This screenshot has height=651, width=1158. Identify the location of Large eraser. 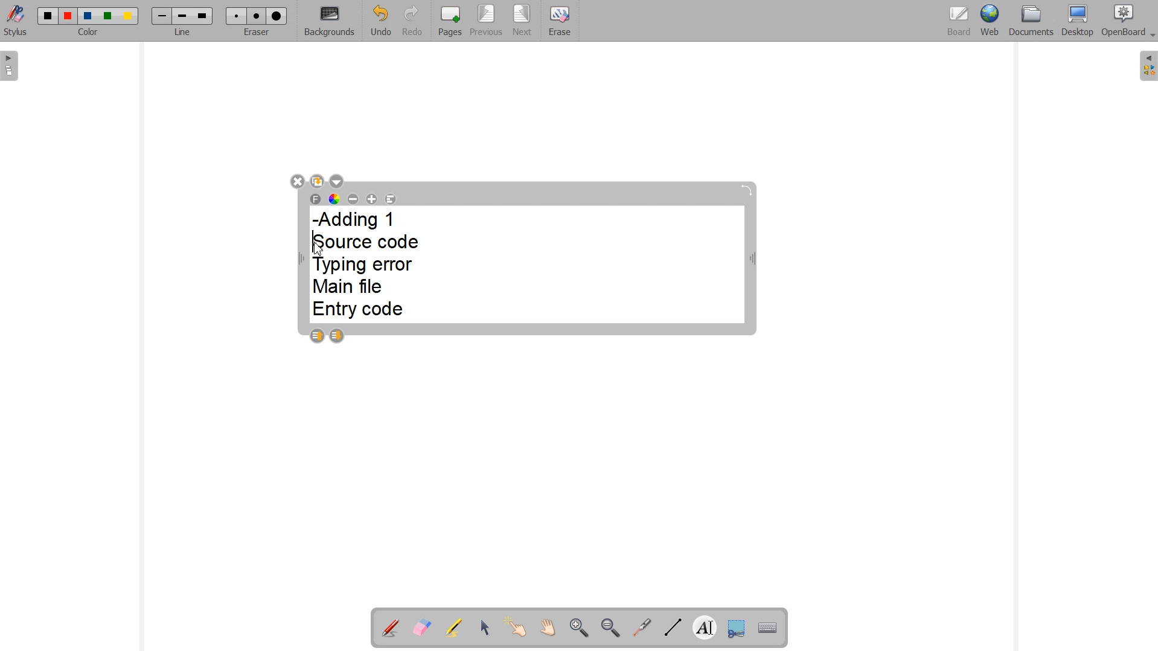
(277, 16).